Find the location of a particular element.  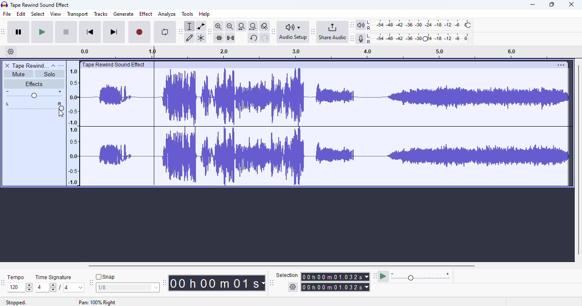

trim audio outside selection is located at coordinates (220, 38).